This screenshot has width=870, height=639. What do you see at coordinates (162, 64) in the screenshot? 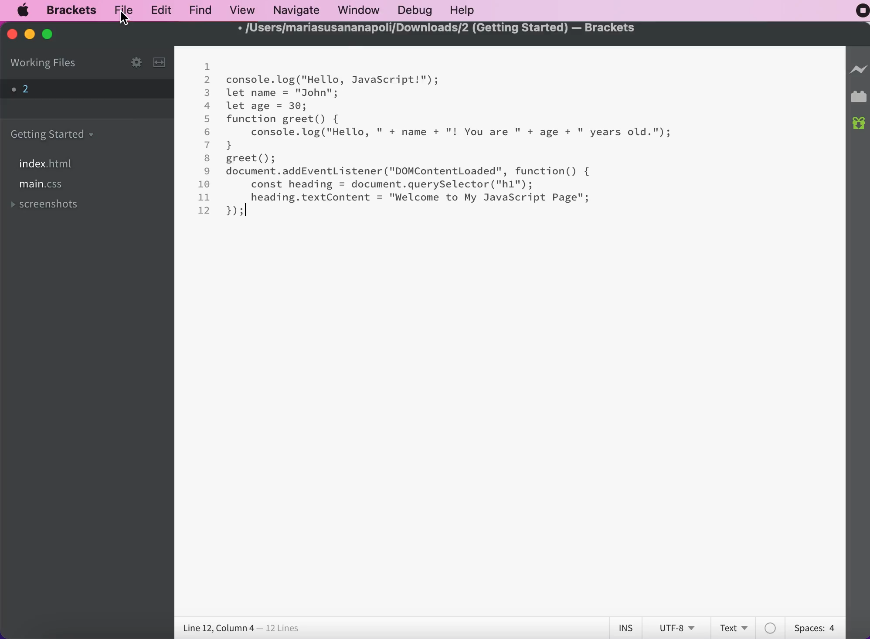
I see `split the editor vertically or horizontally` at bounding box center [162, 64].